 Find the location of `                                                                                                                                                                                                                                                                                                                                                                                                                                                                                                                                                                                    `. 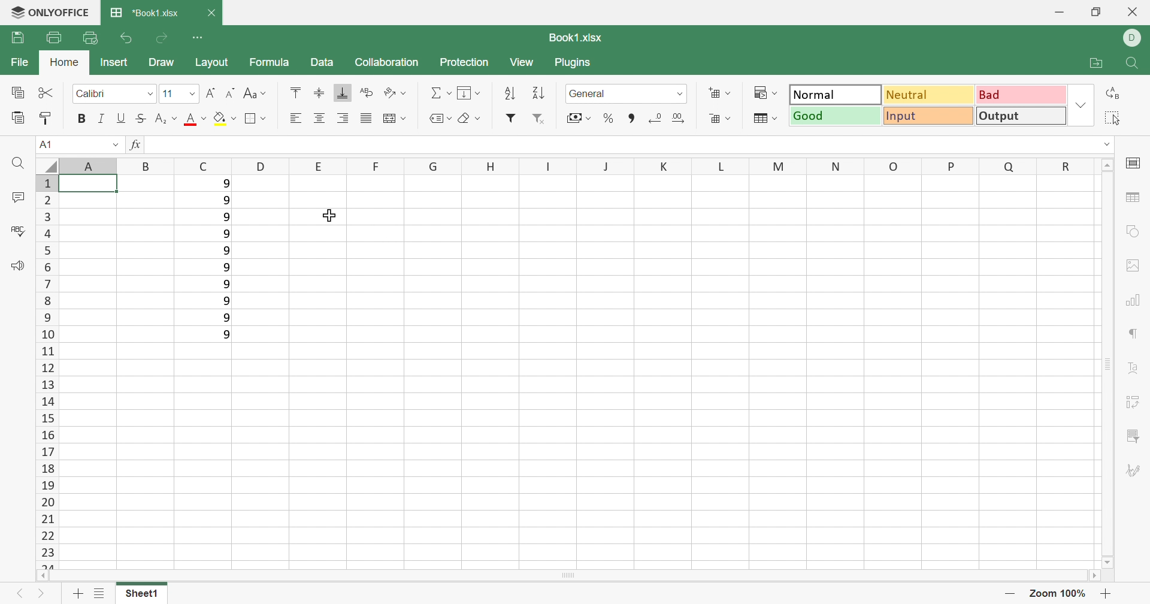

                                                                                                                                                                                                                                                                                                                                                                                                                                                                                                                                                                                     is located at coordinates (468, 118).